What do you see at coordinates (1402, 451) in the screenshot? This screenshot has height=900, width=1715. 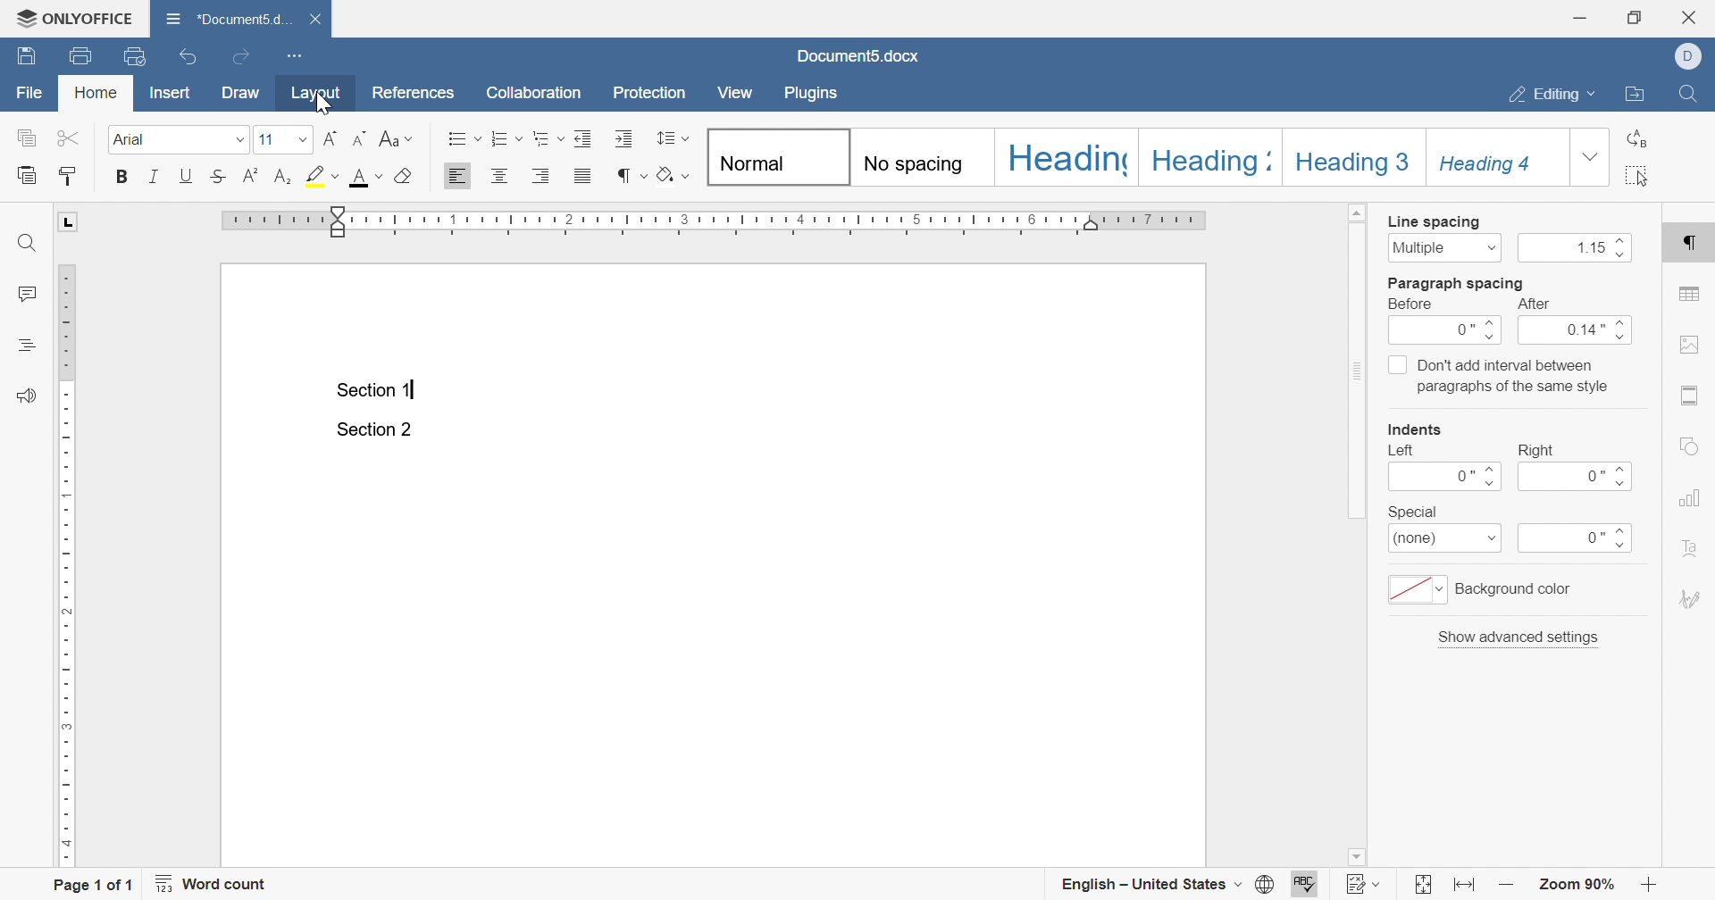 I see `left` at bounding box center [1402, 451].